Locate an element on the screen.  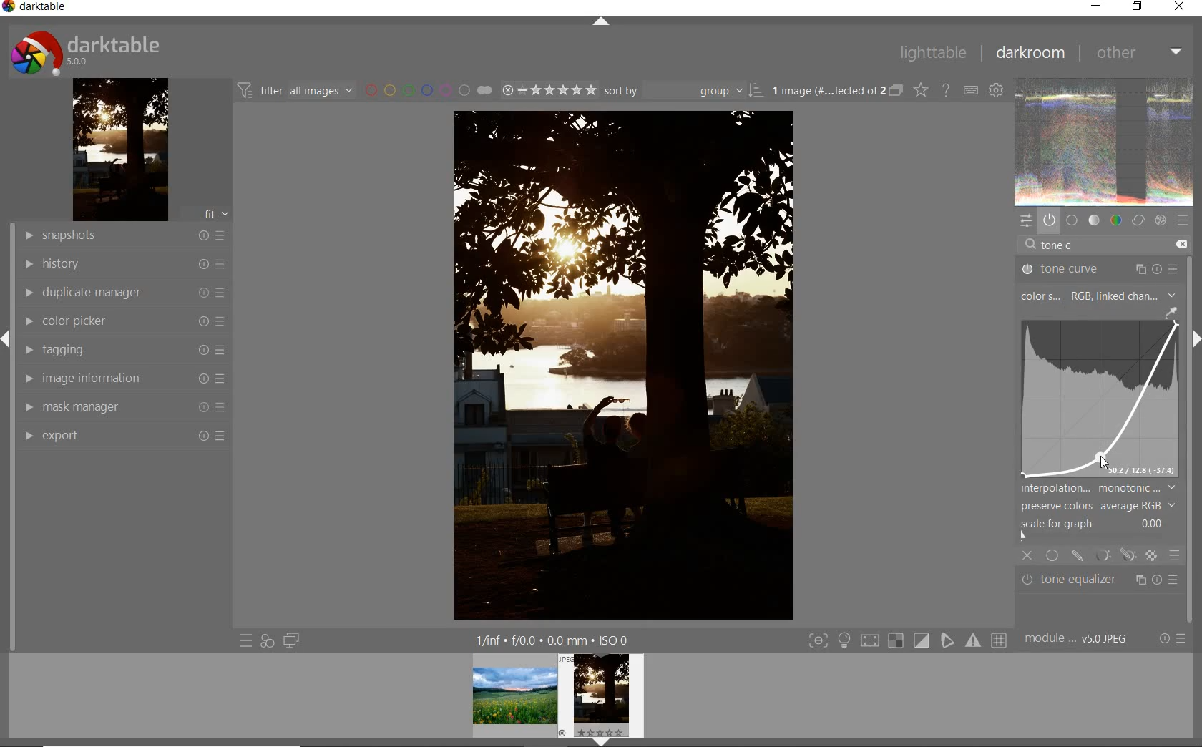
enable for online help is located at coordinates (948, 92).